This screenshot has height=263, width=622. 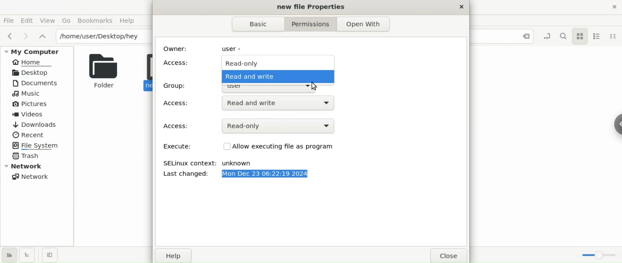 What do you see at coordinates (281, 102) in the screenshot?
I see `Read and write` at bounding box center [281, 102].